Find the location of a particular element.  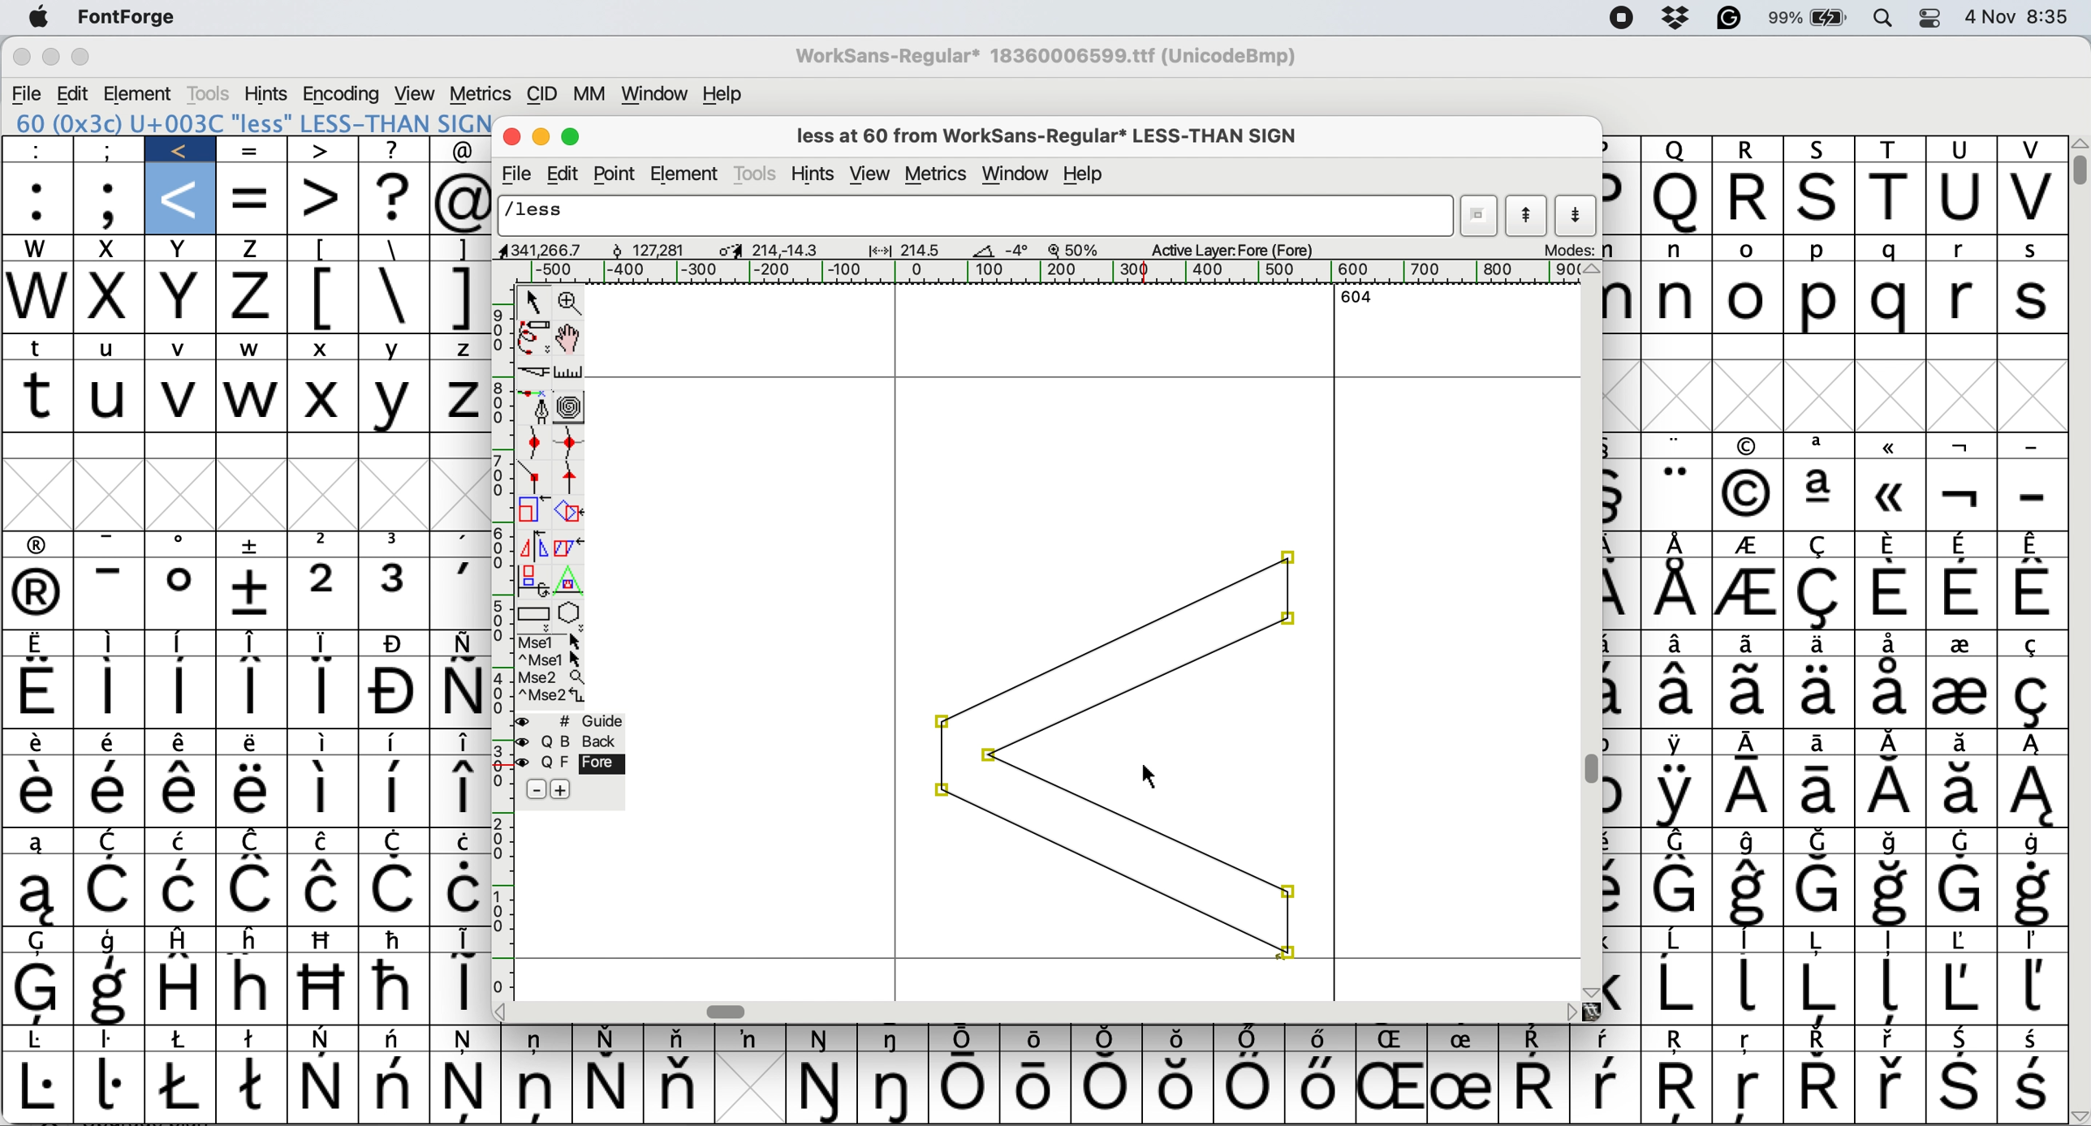

Symbol is located at coordinates (1677, 693).